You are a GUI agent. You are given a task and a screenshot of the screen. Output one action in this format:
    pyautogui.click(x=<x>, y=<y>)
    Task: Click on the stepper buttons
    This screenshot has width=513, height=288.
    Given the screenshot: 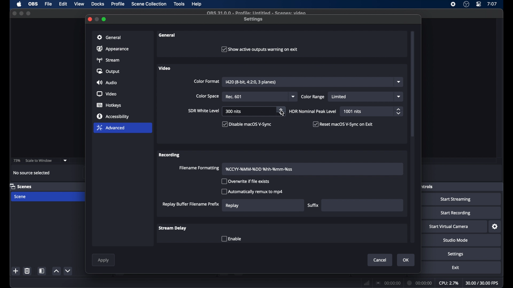 What is the action you would take?
    pyautogui.click(x=281, y=111)
    